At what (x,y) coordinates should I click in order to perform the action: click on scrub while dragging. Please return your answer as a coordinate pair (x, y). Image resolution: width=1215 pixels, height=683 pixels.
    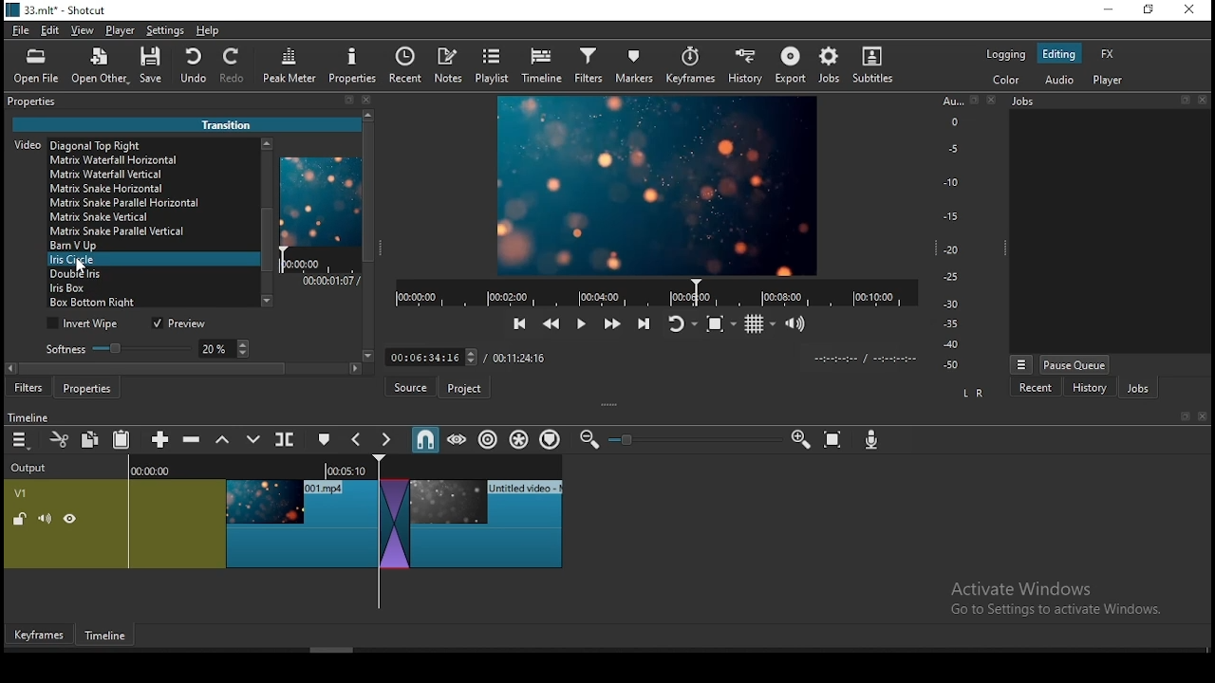
    Looking at the image, I should click on (458, 440).